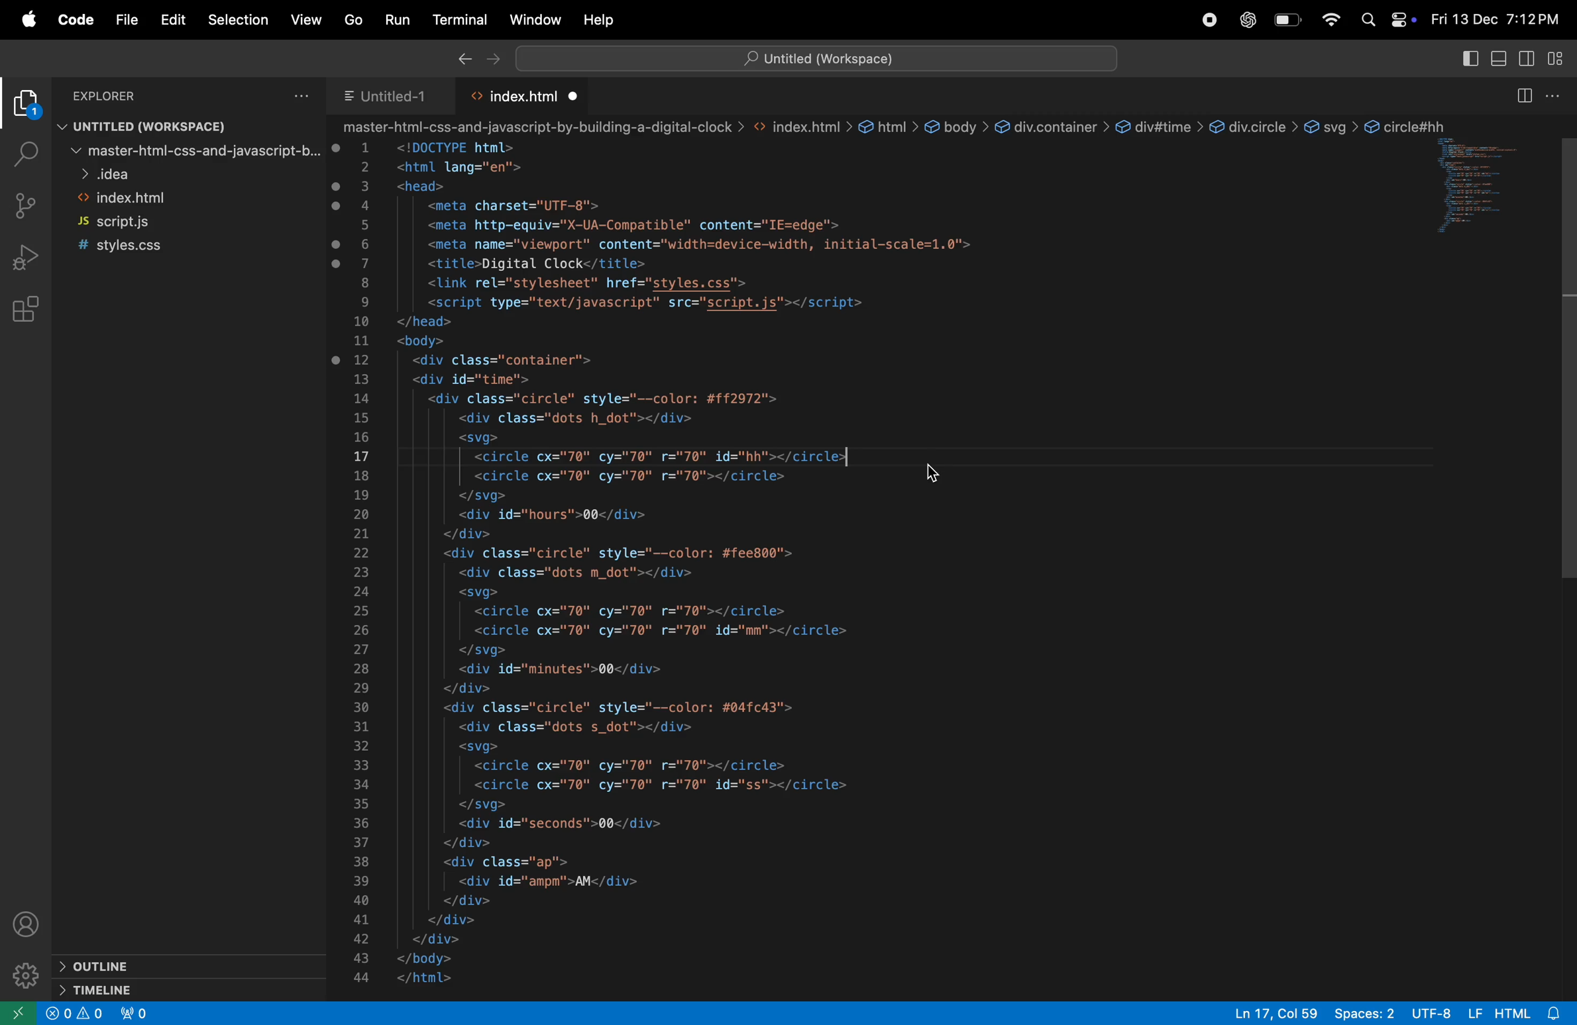 This screenshot has width=1577, height=1025. Describe the element at coordinates (174, 19) in the screenshot. I see `edit` at that location.